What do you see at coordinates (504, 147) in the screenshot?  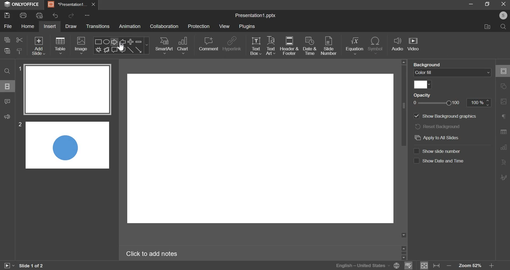 I see `Chart settings` at bounding box center [504, 147].